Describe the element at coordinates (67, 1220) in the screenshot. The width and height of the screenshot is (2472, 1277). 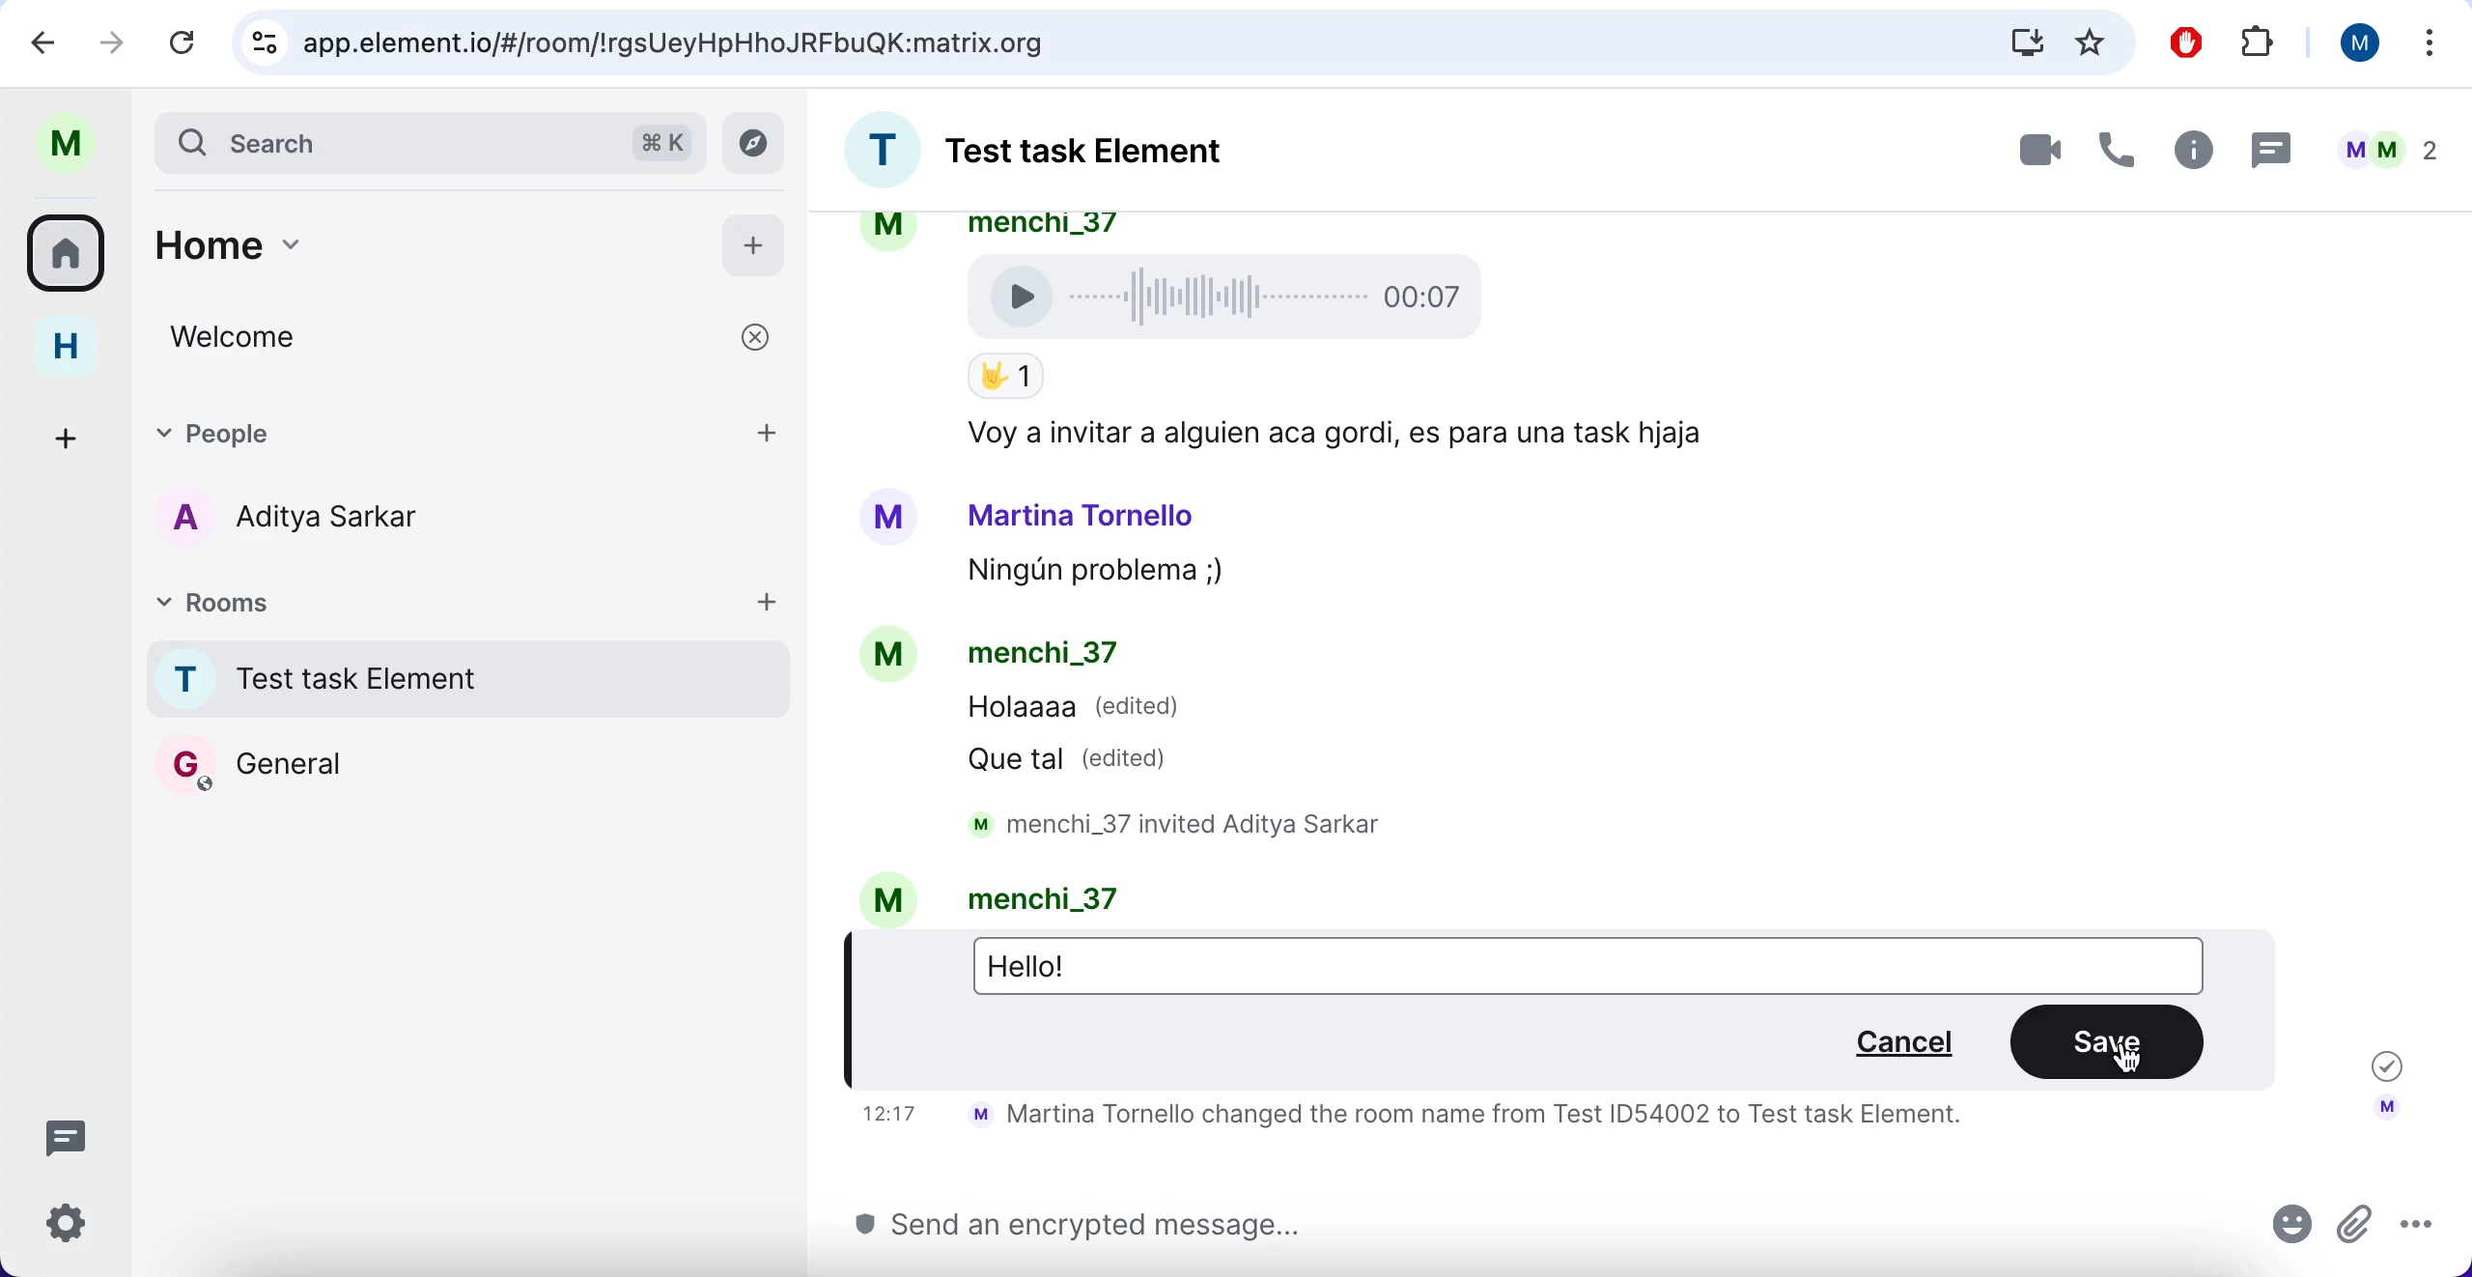
I see `quick settings` at that location.